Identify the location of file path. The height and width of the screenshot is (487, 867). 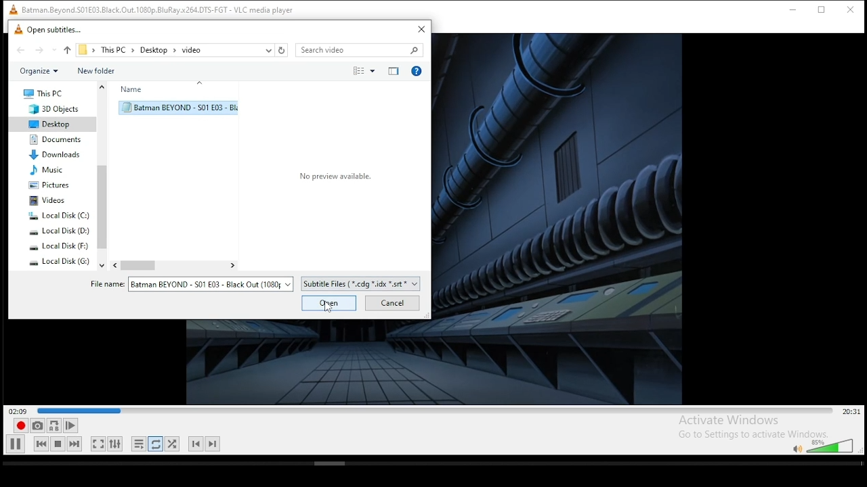
(86, 49).